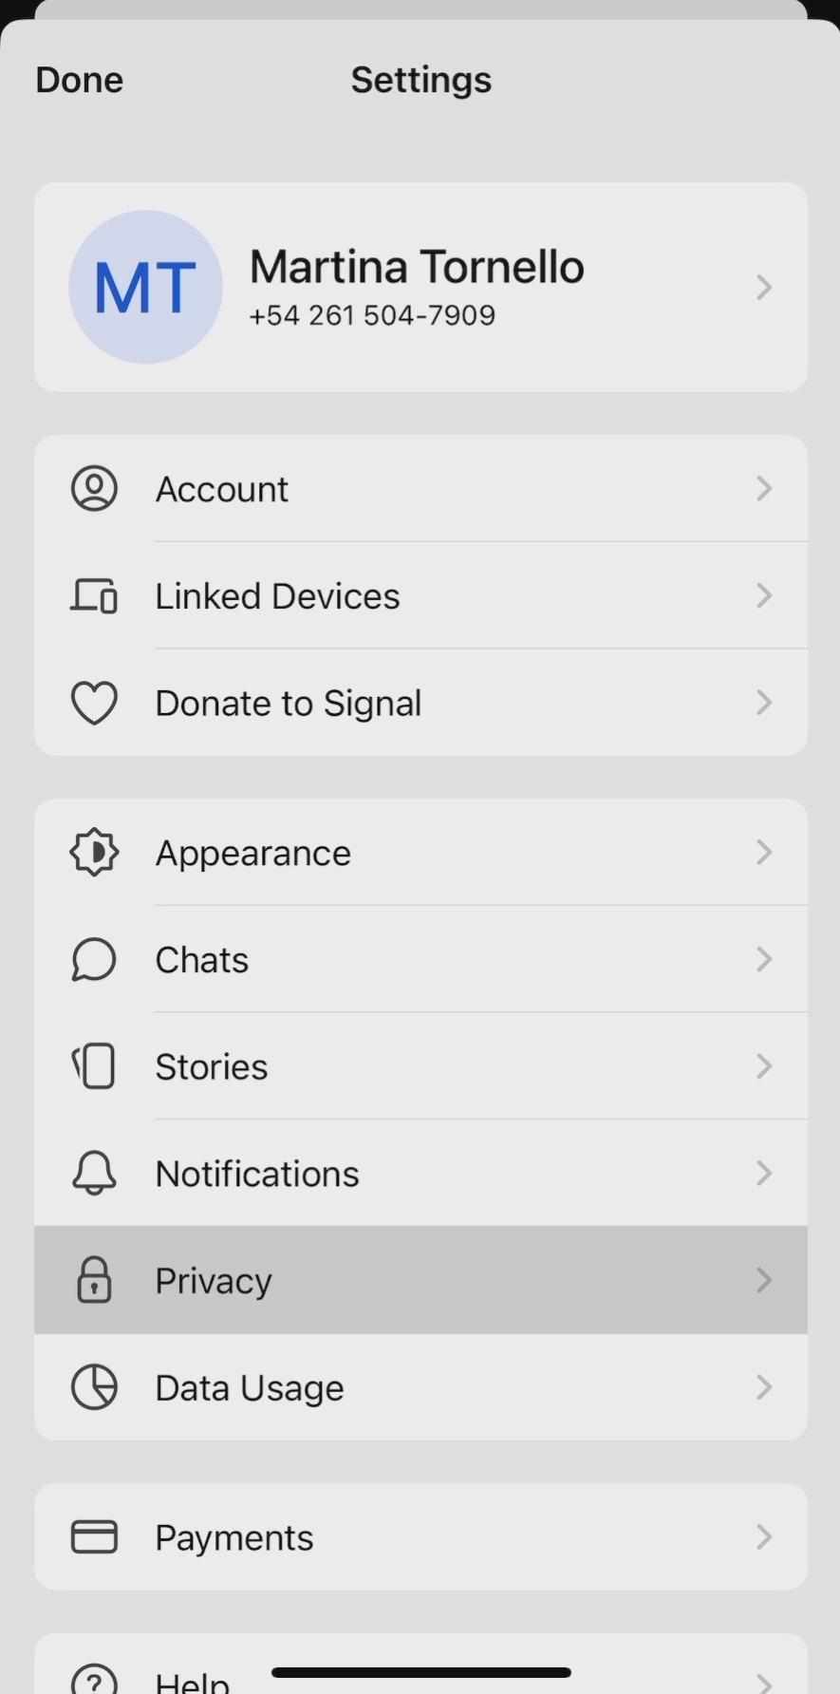 The image size is (840, 1694). What do you see at coordinates (417, 702) in the screenshot?
I see `donate to signal` at bounding box center [417, 702].